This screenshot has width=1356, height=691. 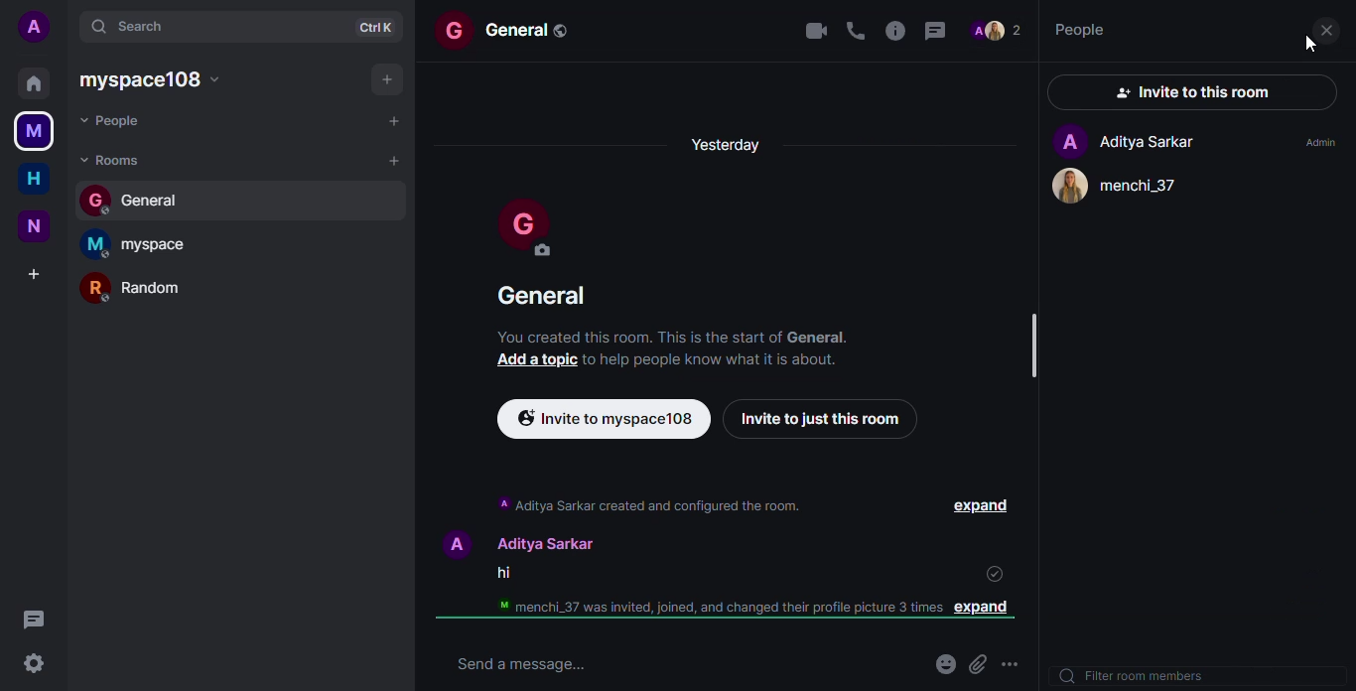 What do you see at coordinates (393, 121) in the screenshot?
I see `add` at bounding box center [393, 121].